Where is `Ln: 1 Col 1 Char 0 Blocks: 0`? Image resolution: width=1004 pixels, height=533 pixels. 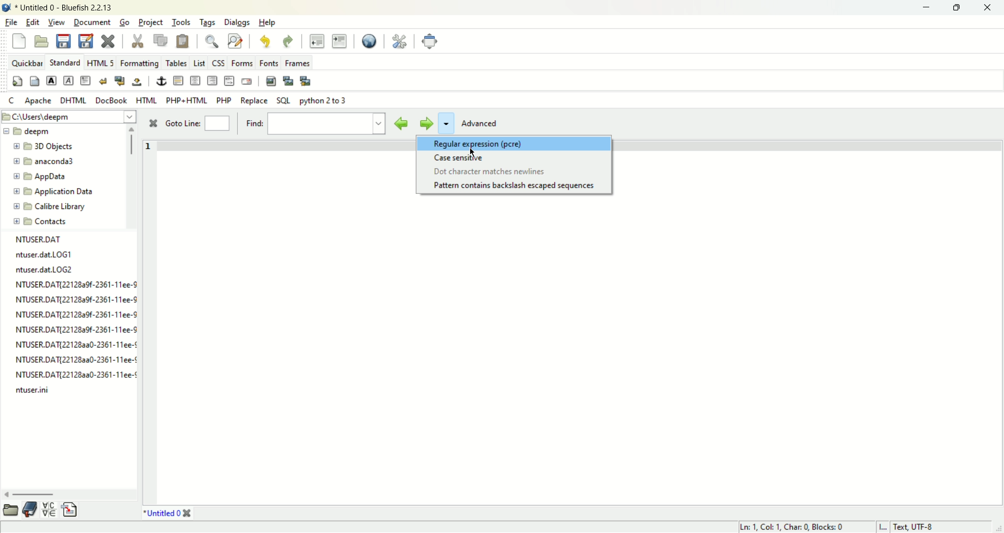
Ln: 1 Col 1 Char 0 Blocks: 0 is located at coordinates (790, 526).